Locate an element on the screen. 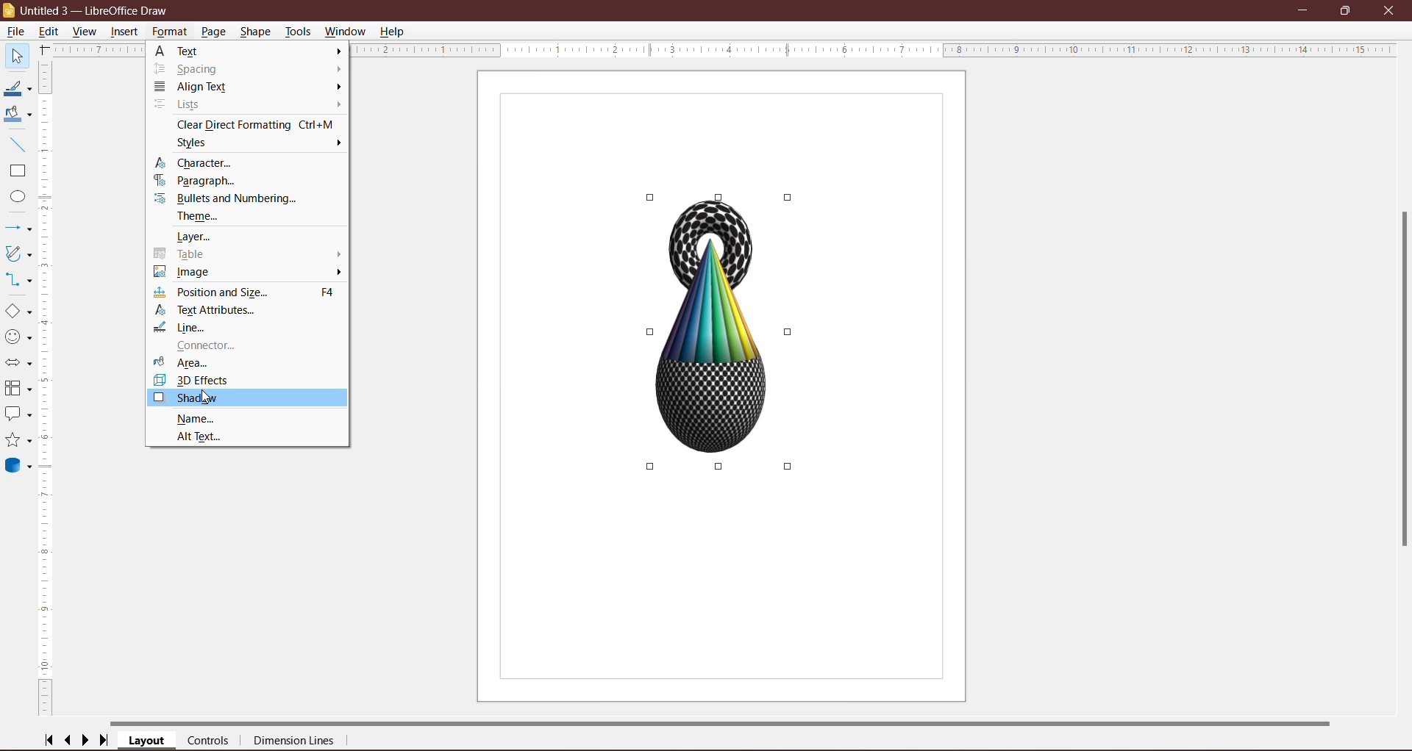 The width and height of the screenshot is (1412, 751). Stars and Banners is located at coordinates (18, 440).